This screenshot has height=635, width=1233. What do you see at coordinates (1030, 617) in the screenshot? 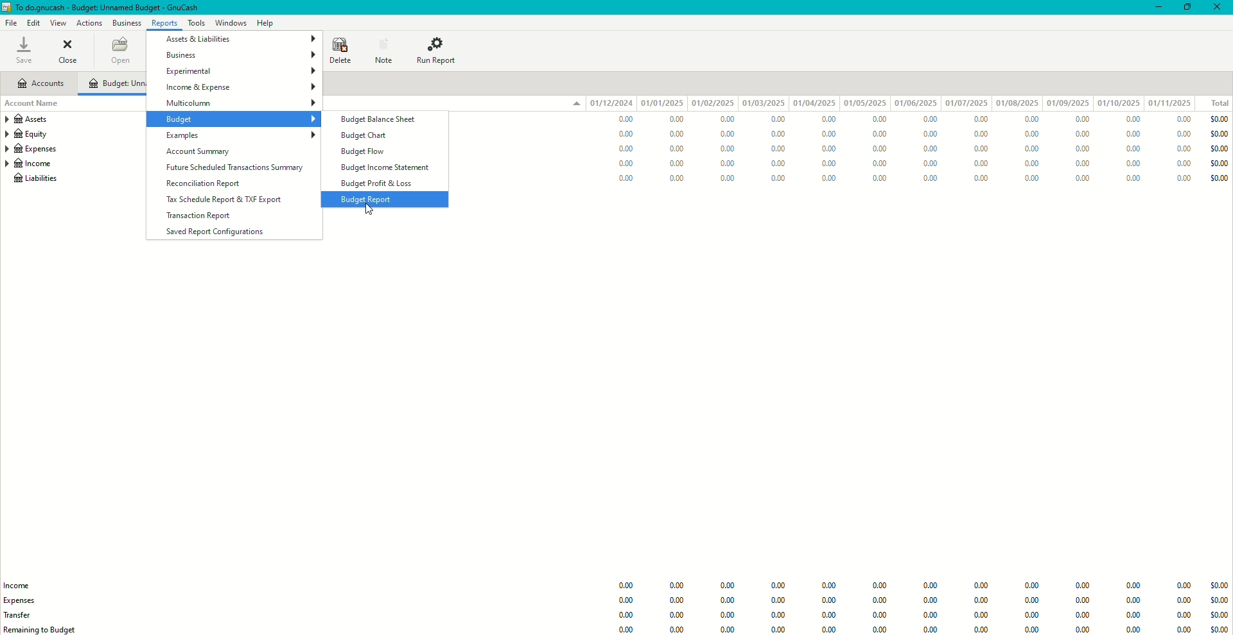
I see `0.00` at bounding box center [1030, 617].